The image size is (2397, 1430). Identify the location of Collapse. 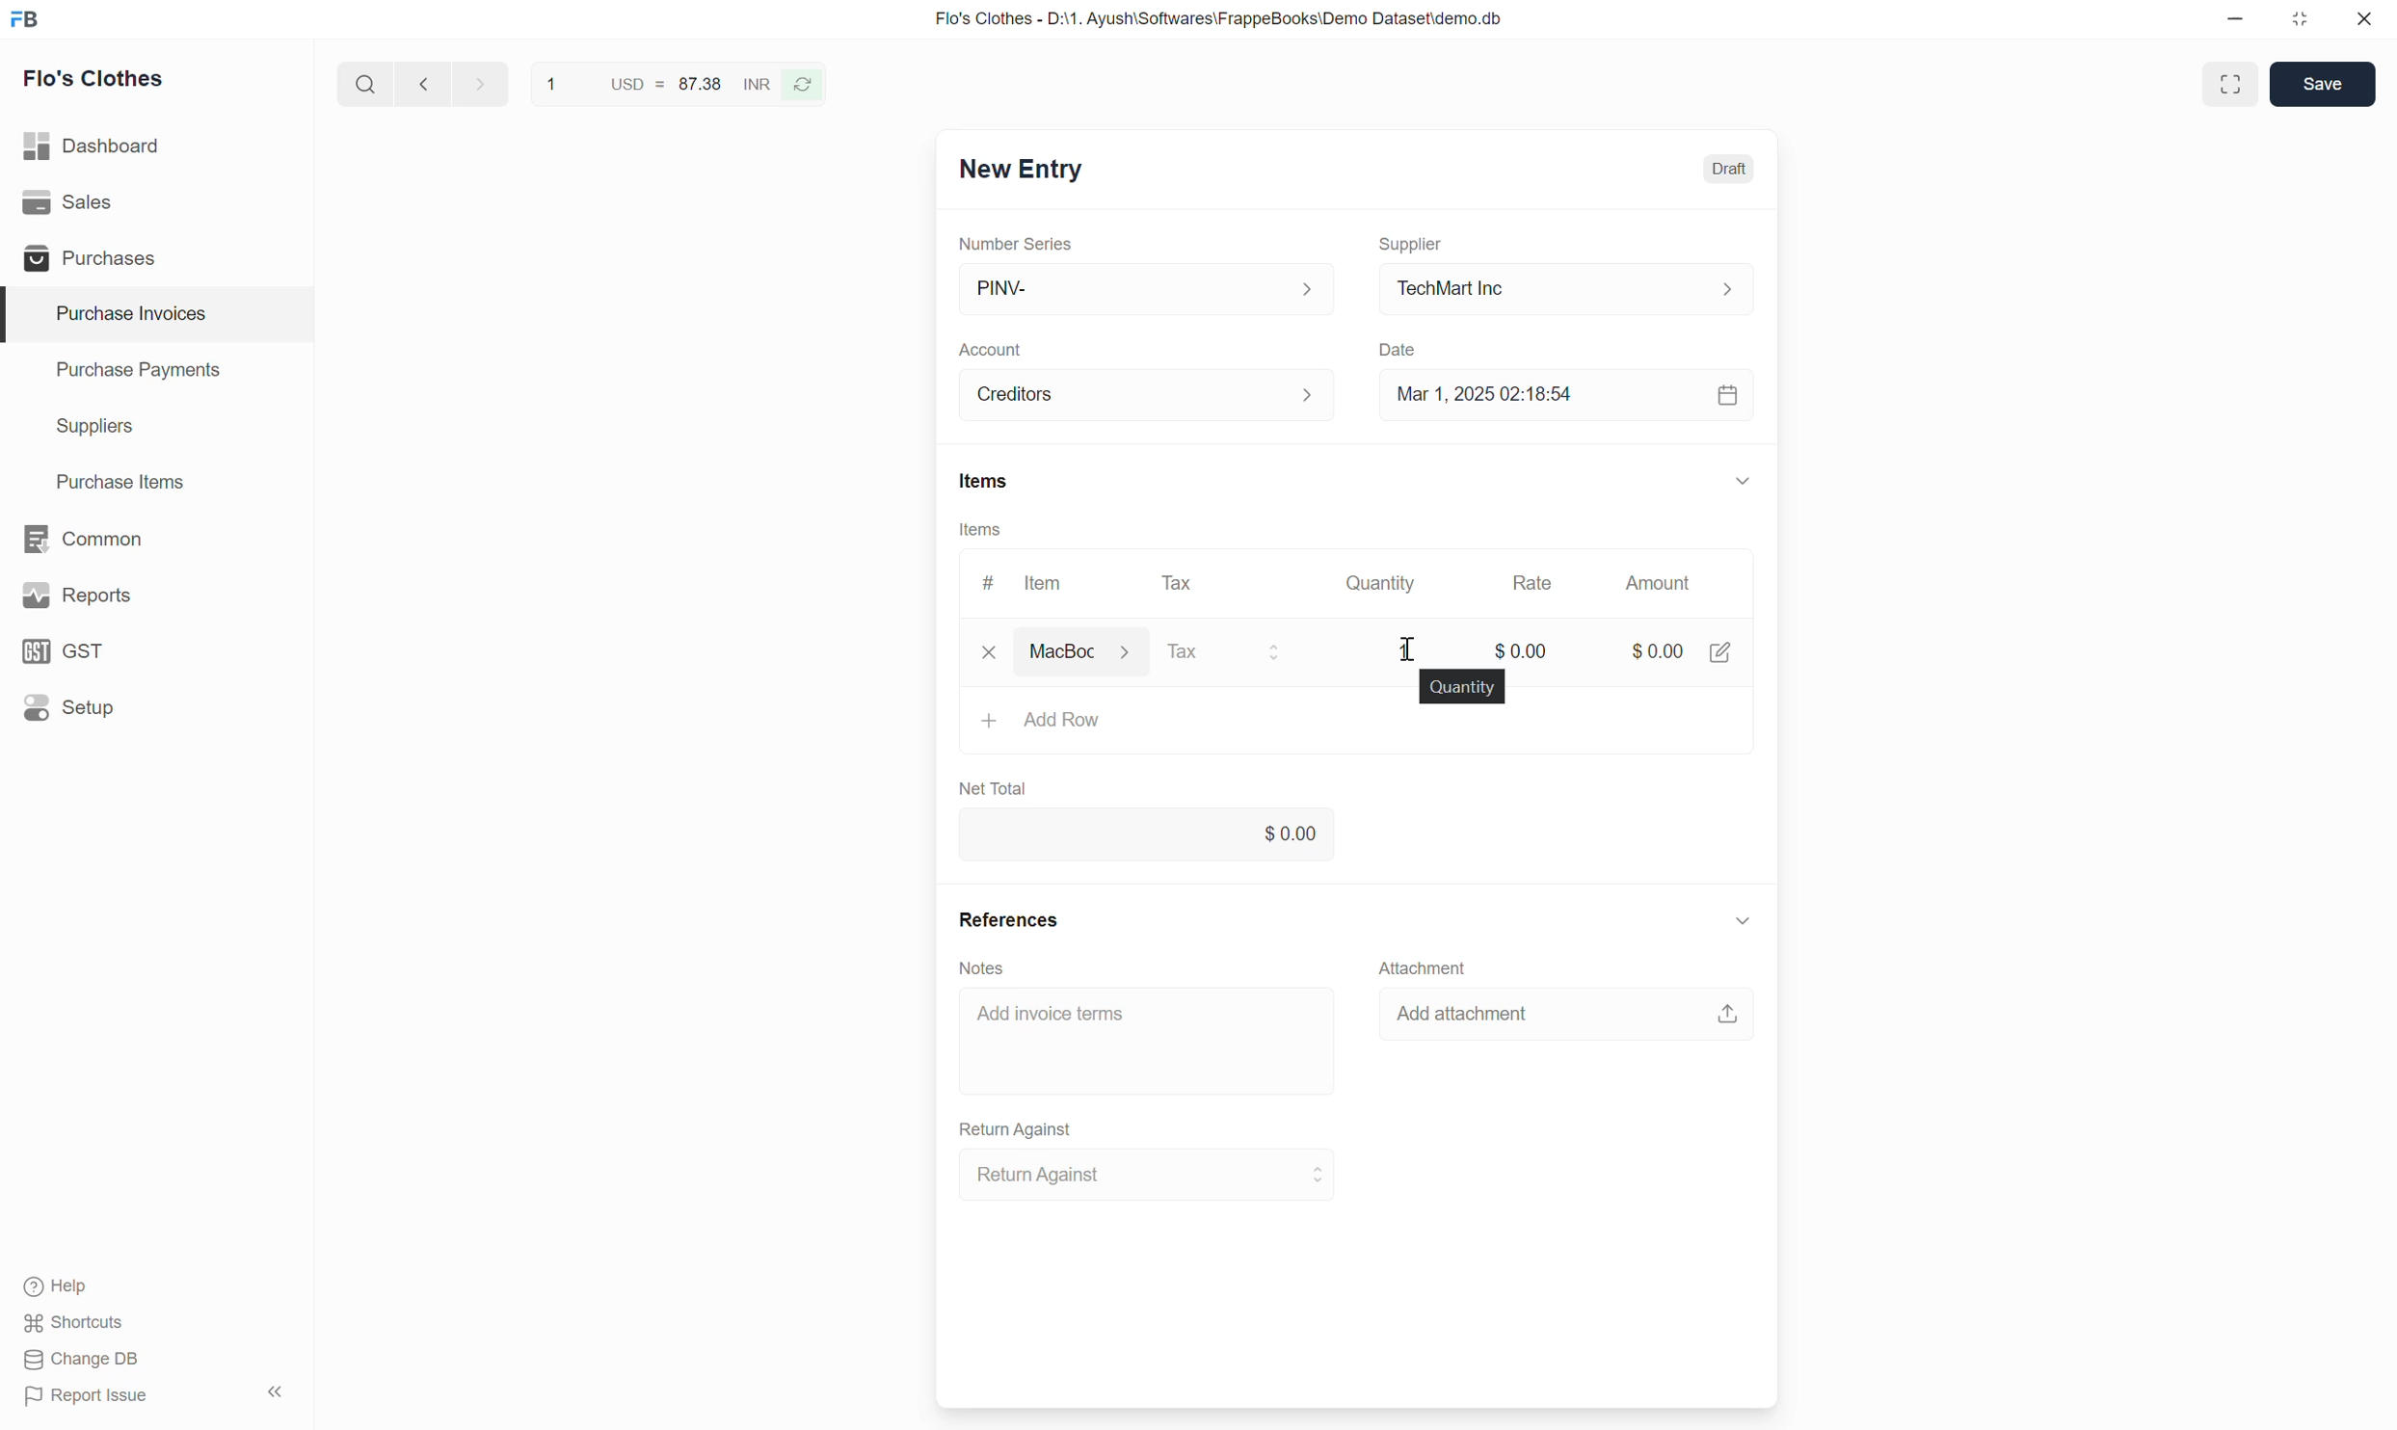
(1743, 480).